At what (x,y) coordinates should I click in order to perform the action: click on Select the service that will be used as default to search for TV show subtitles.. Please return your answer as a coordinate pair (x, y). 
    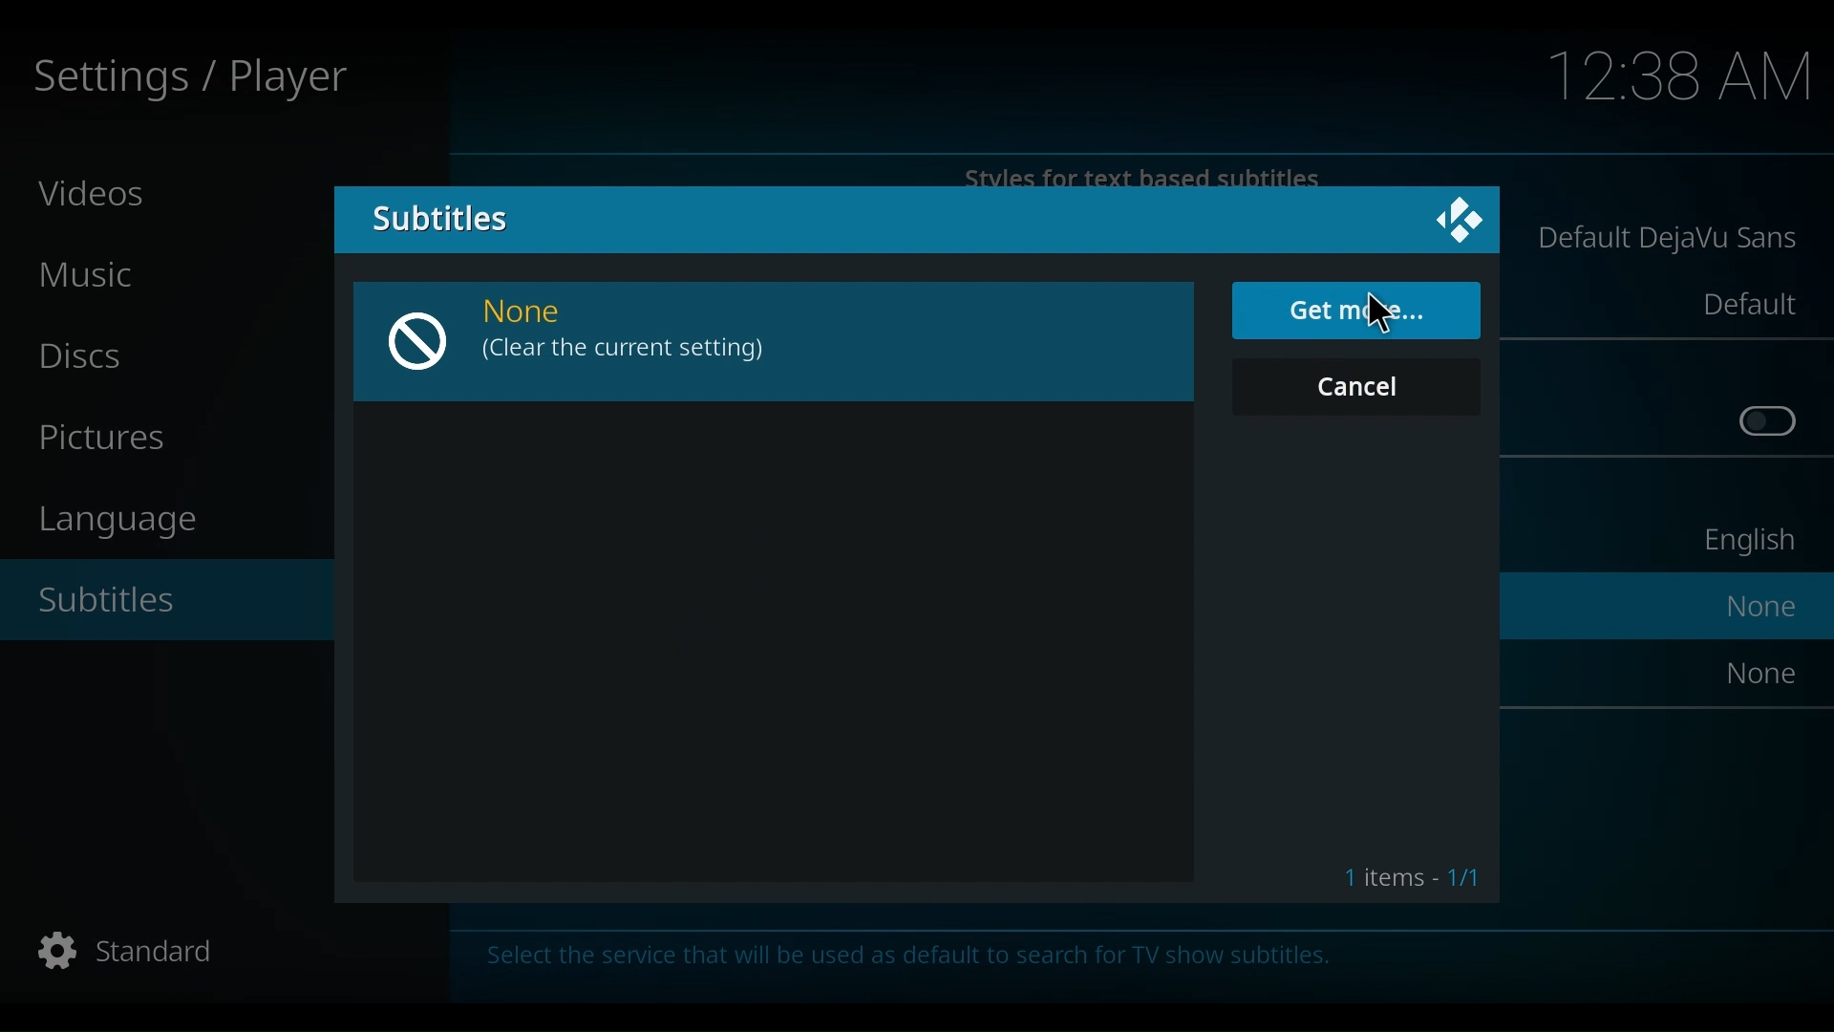
    Looking at the image, I should click on (949, 963).